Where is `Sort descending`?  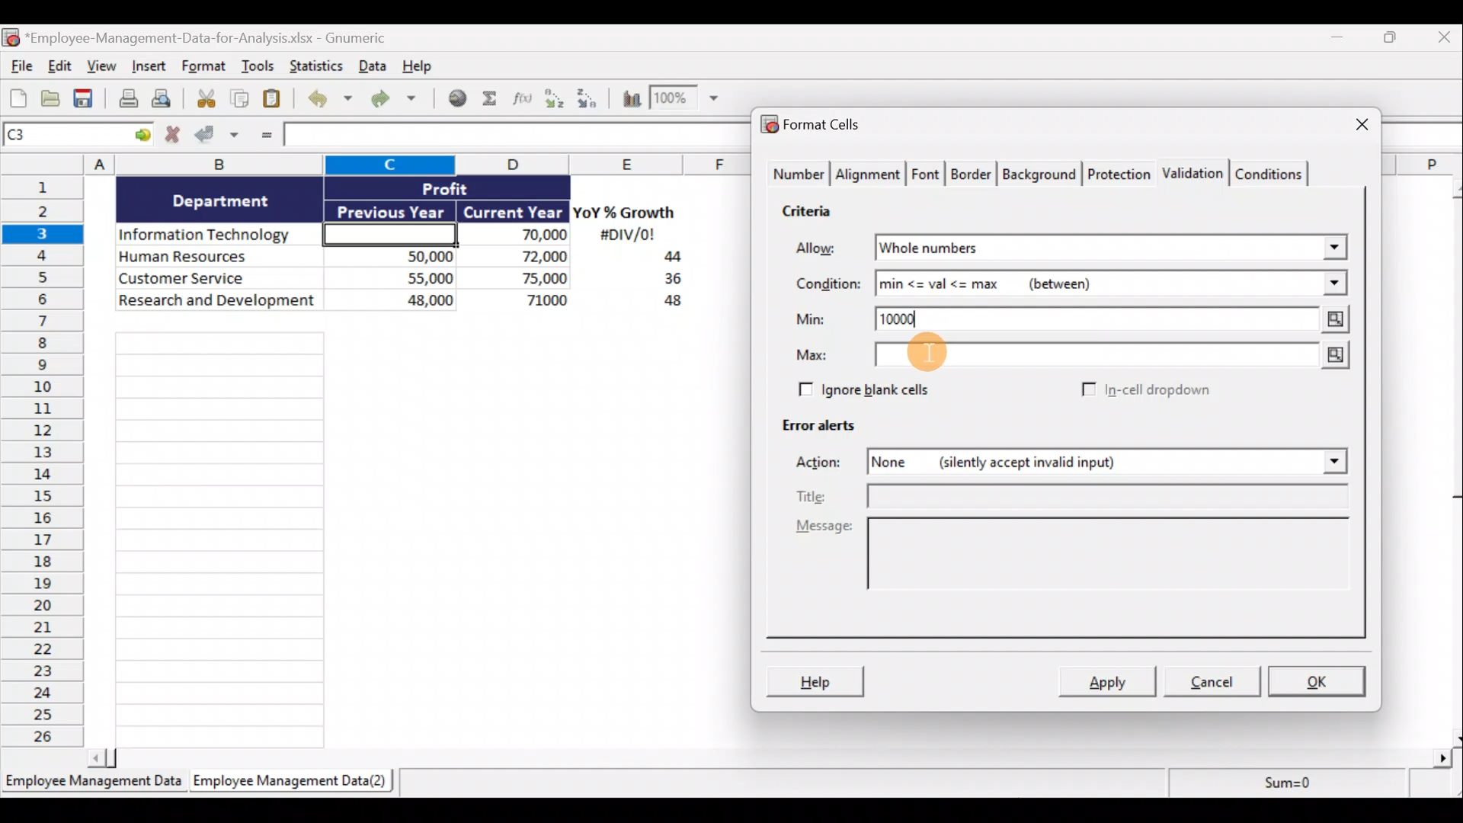 Sort descending is located at coordinates (584, 96).